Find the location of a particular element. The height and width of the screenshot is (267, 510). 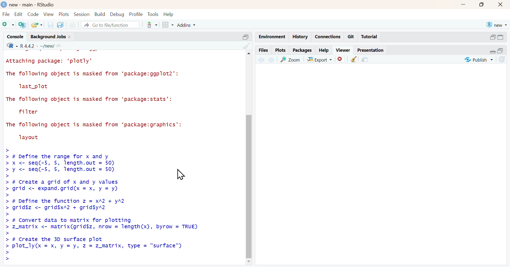

> X <- seq(-5, 5, length.out = 50)
> y <- seq(-5, 5, length.out = 50) is located at coordinates (63, 167).